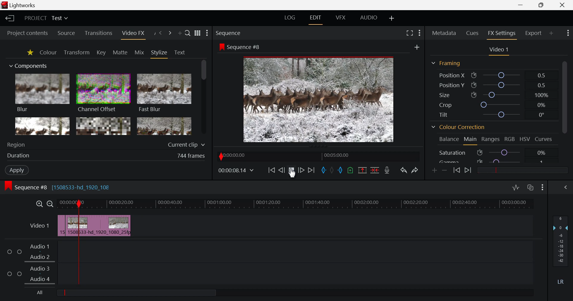 This screenshot has width=573, height=301. I want to click on Previous keyframe, so click(456, 171).